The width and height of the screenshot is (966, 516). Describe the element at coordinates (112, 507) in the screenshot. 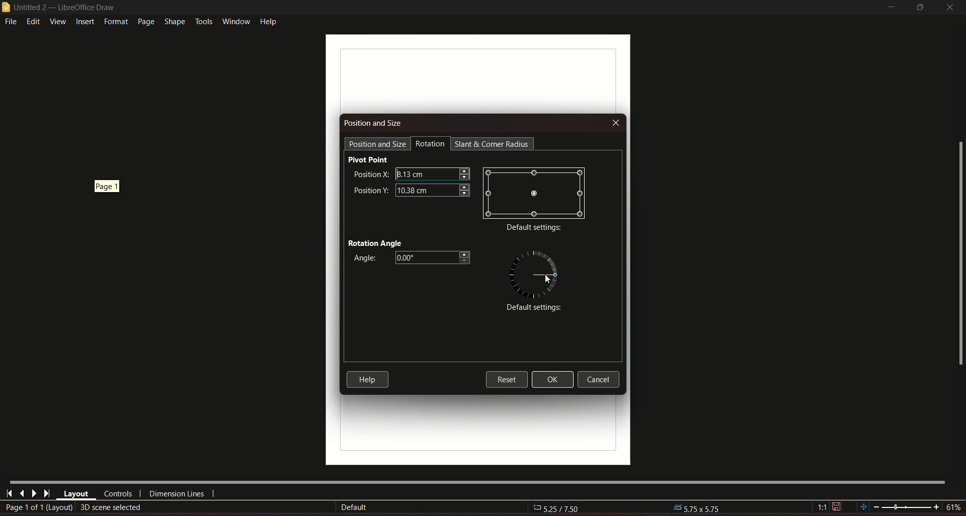

I see `3D scene selected` at that location.